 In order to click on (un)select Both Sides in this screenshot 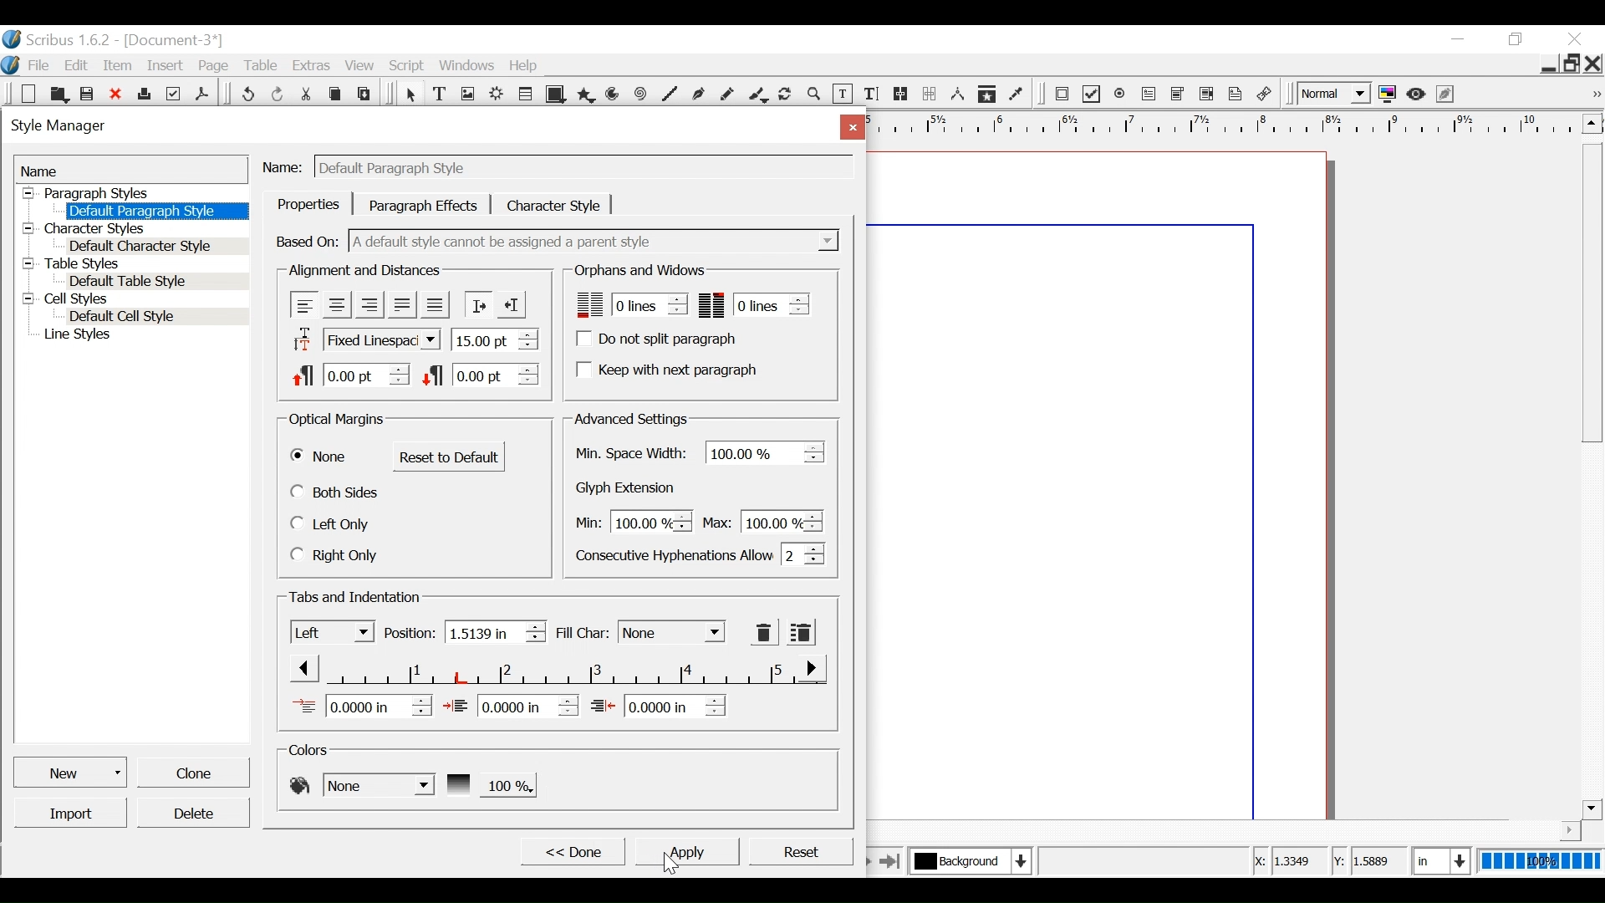, I will do `click(337, 492)`.